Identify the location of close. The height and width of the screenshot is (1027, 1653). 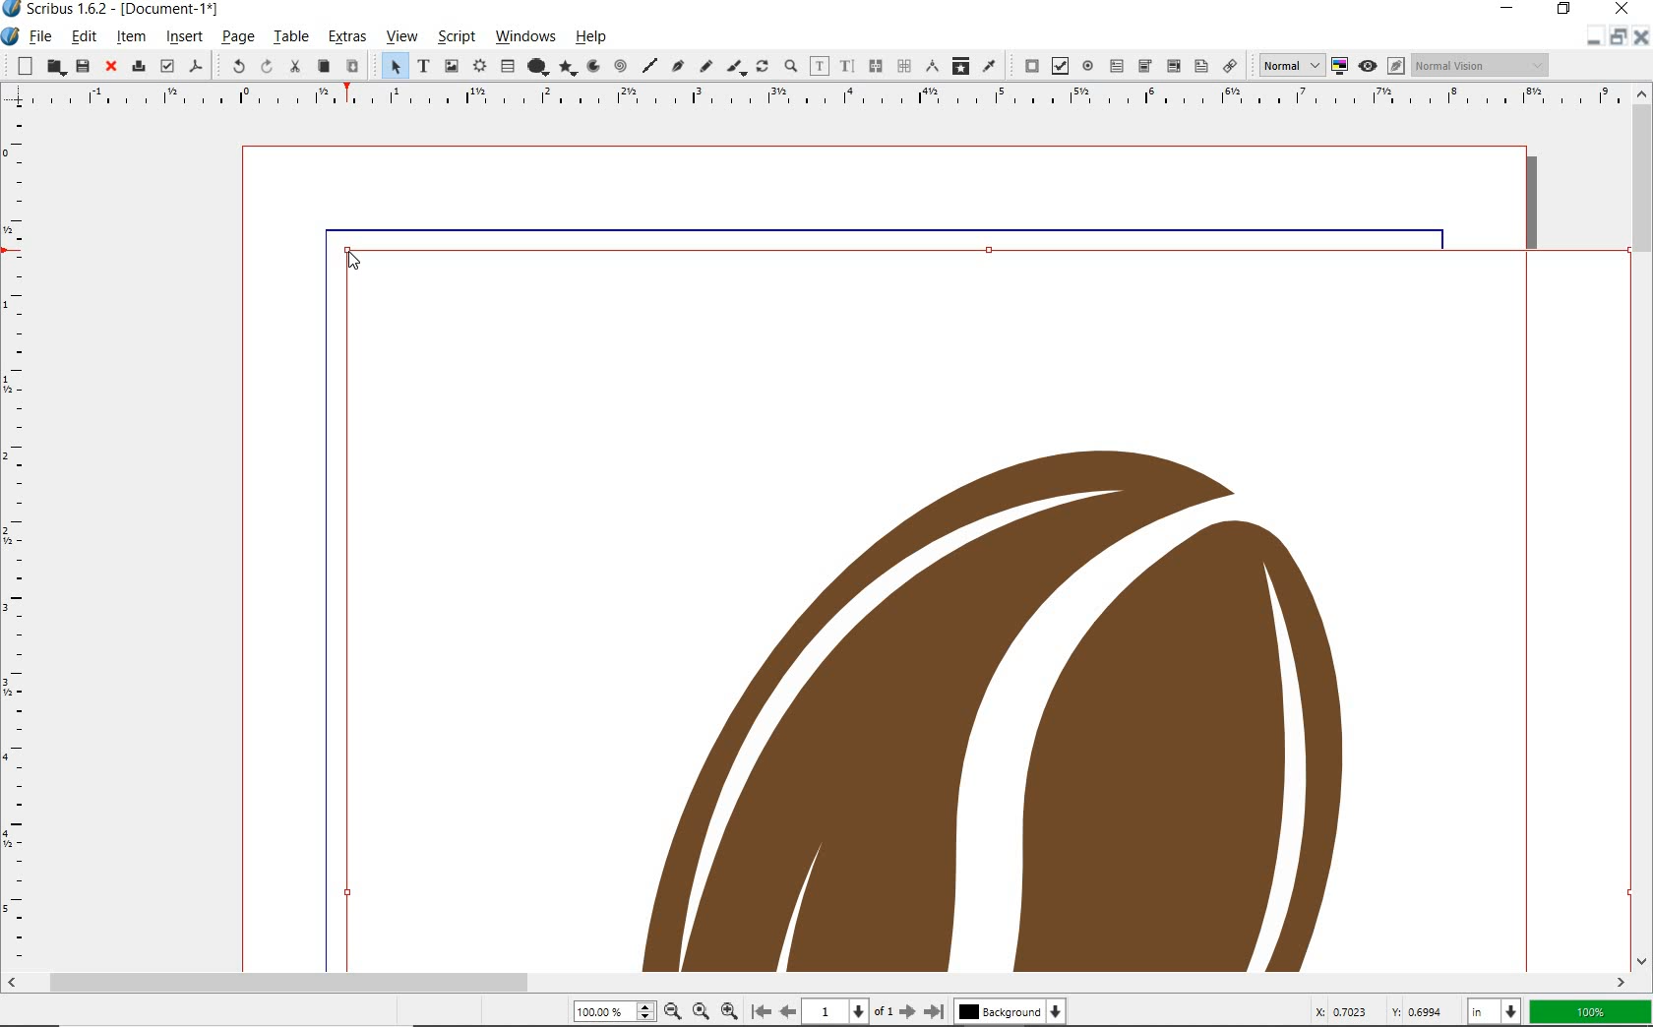
(110, 67).